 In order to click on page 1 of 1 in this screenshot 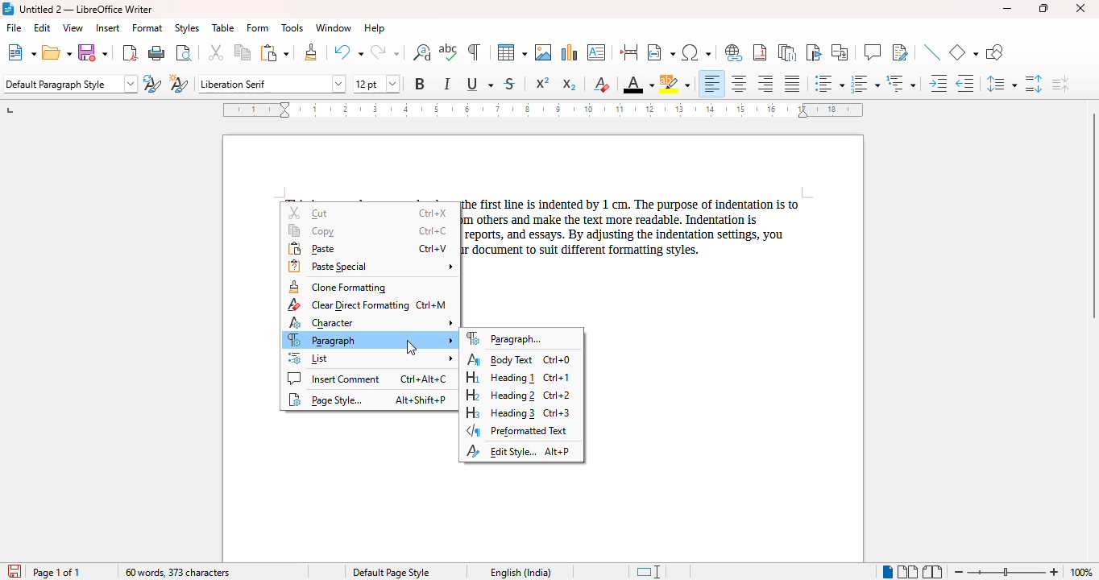, I will do `click(56, 573)`.